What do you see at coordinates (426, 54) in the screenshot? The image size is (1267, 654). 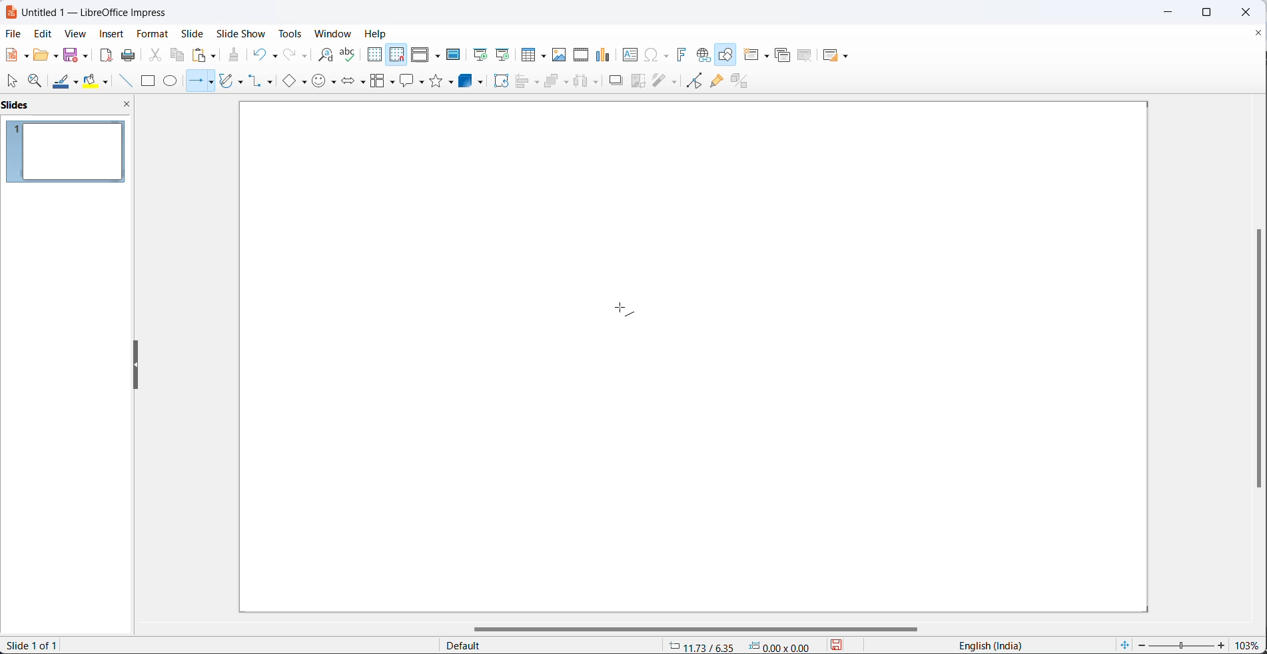 I see `display view` at bounding box center [426, 54].